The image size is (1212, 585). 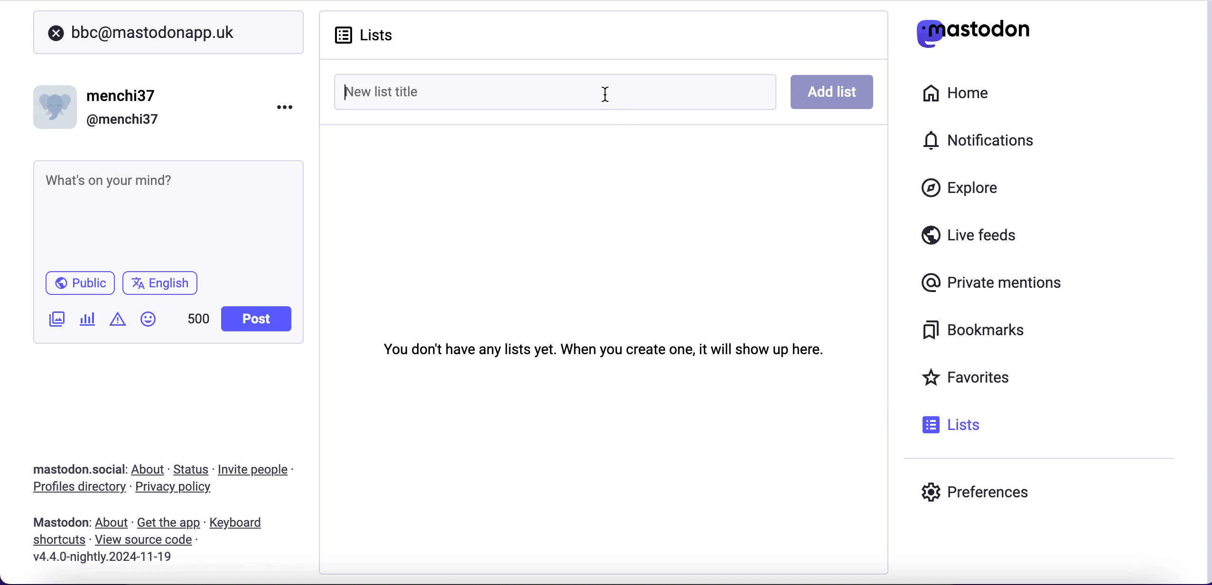 I want to click on new list title, so click(x=457, y=91).